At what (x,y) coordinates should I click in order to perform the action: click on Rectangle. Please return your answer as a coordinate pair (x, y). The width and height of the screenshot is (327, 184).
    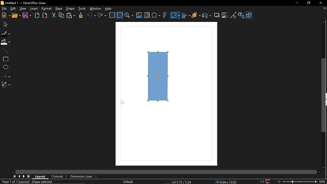
    Looking at the image, I should click on (5, 59).